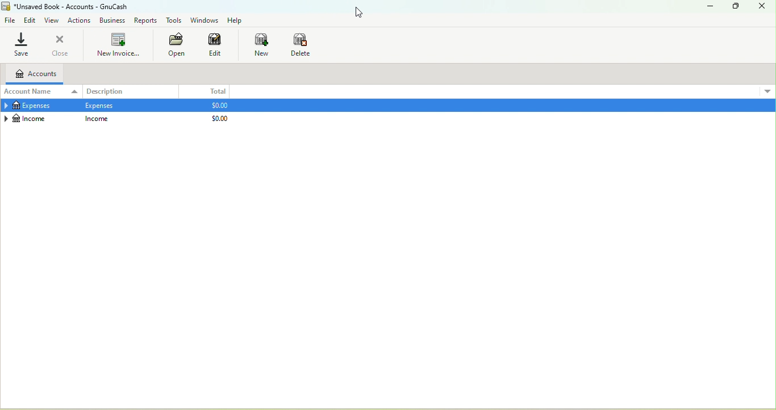  I want to click on Description, so click(131, 91).